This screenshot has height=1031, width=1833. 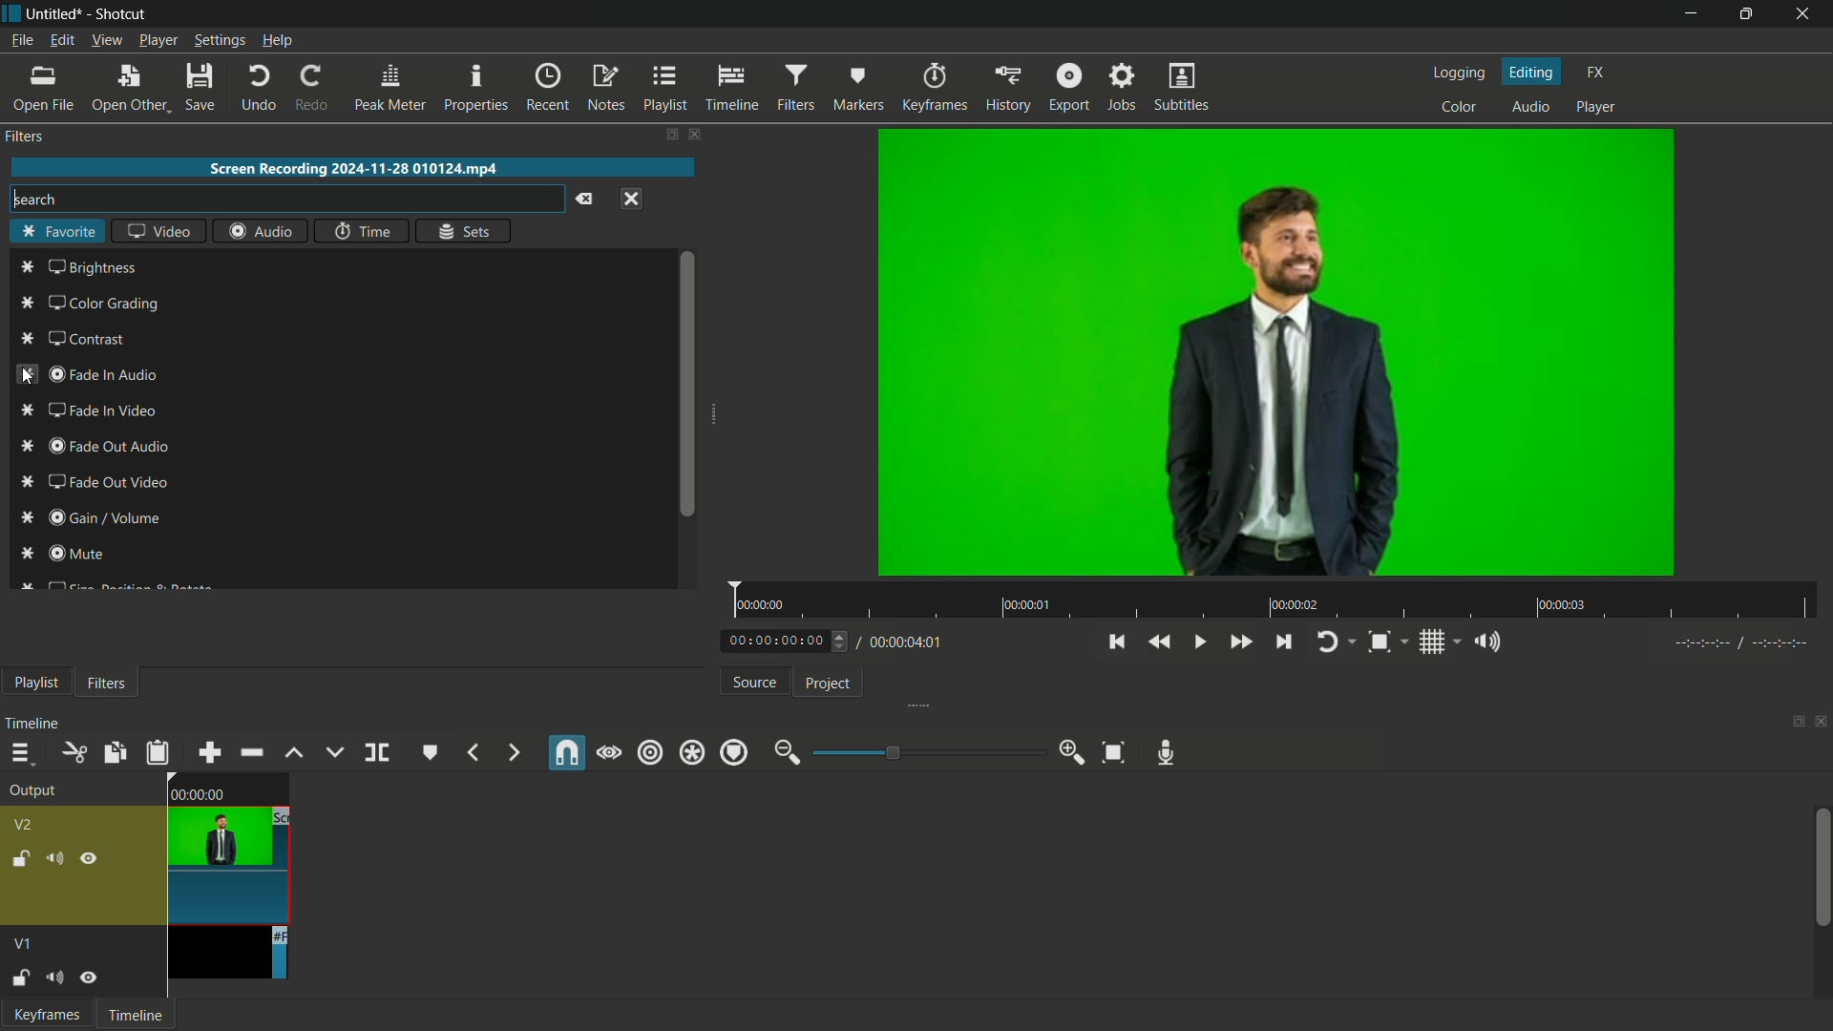 What do you see at coordinates (58, 232) in the screenshot?
I see `favorite` at bounding box center [58, 232].